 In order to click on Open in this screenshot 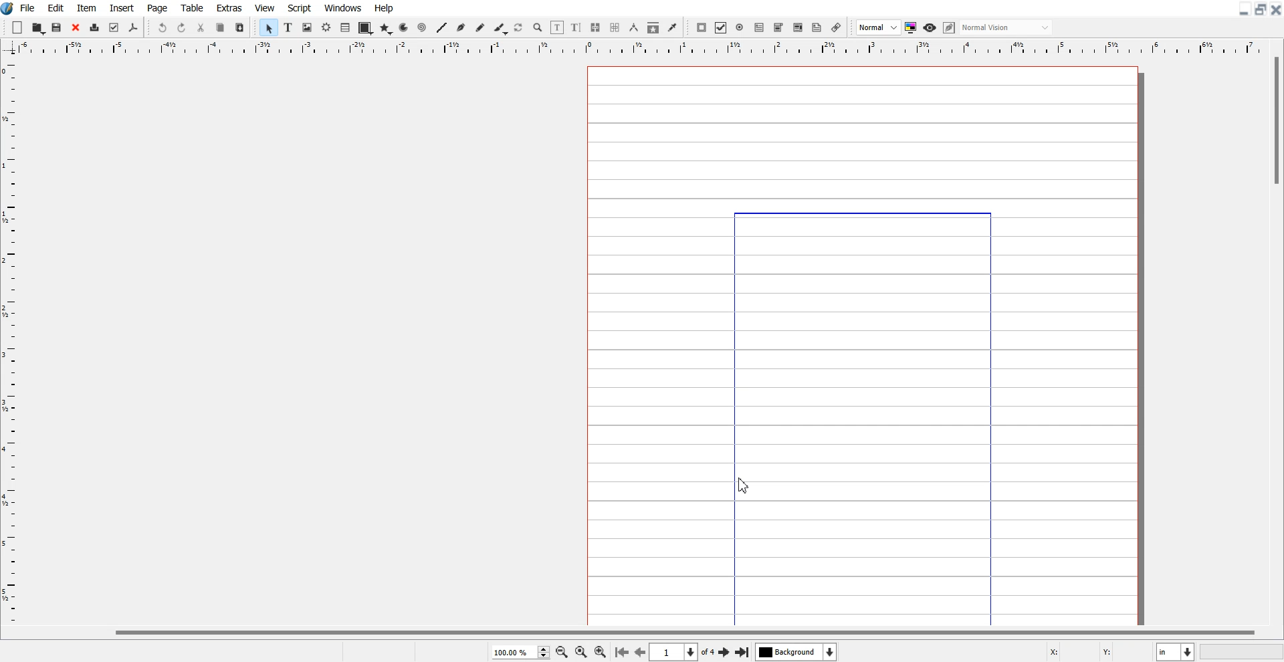, I will do `click(37, 28)`.